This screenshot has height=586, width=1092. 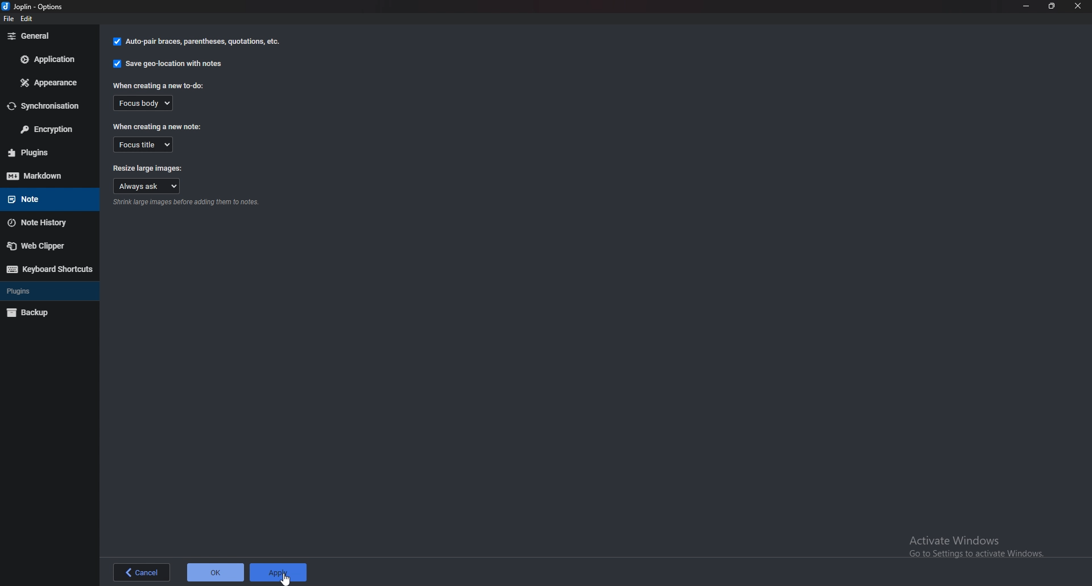 I want to click on edit, so click(x=29, y=20).